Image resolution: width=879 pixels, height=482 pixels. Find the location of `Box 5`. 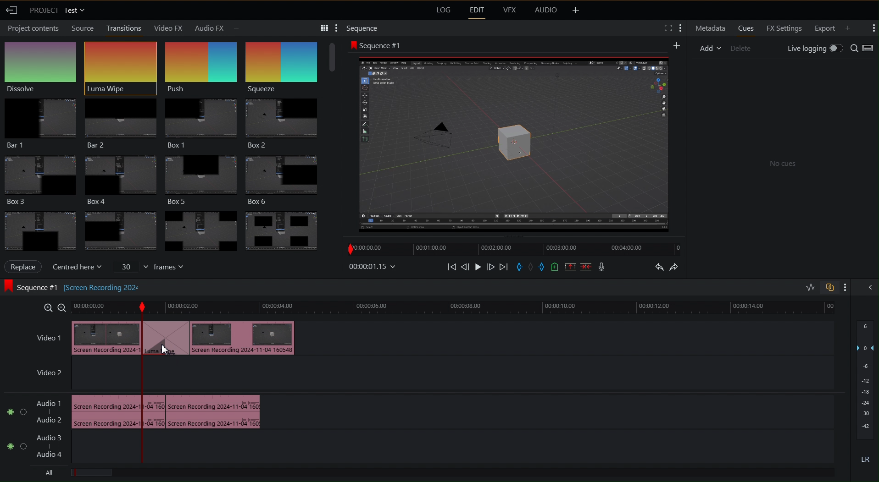

Box 5 is located at coordinates (203, 176).